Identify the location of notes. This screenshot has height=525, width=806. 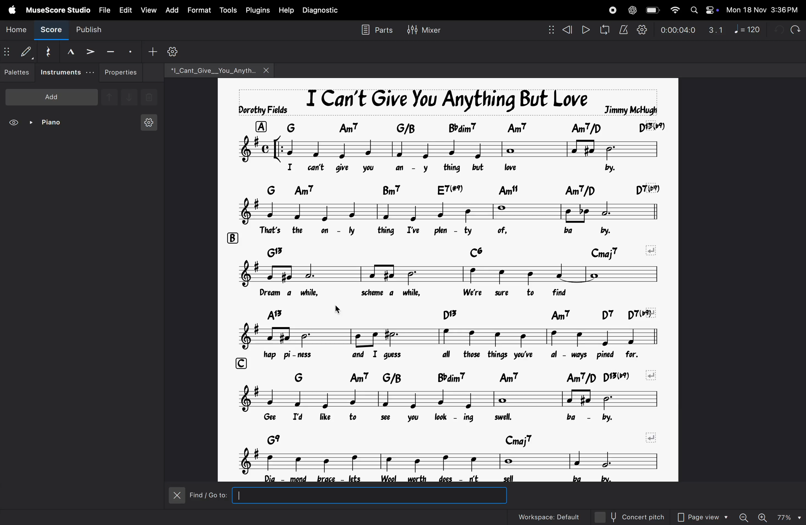
(453, 273).